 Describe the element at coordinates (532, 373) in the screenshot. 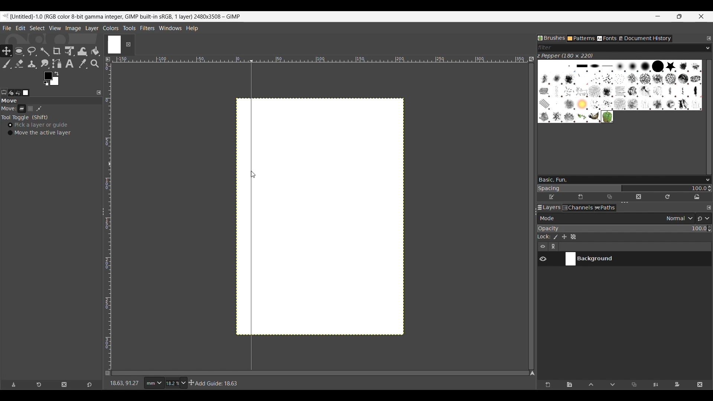

I see `Navigate the image display` at that location.